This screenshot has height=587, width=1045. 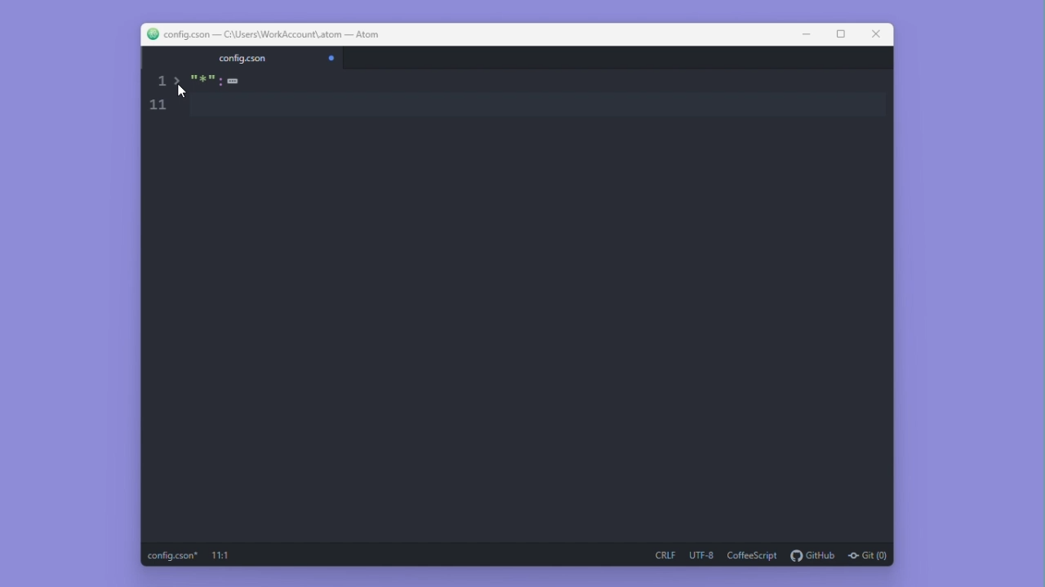 What do you see at coordinates (173, 556) in the screenshot?
I see `config.cson` at bounding box center [173, 556].